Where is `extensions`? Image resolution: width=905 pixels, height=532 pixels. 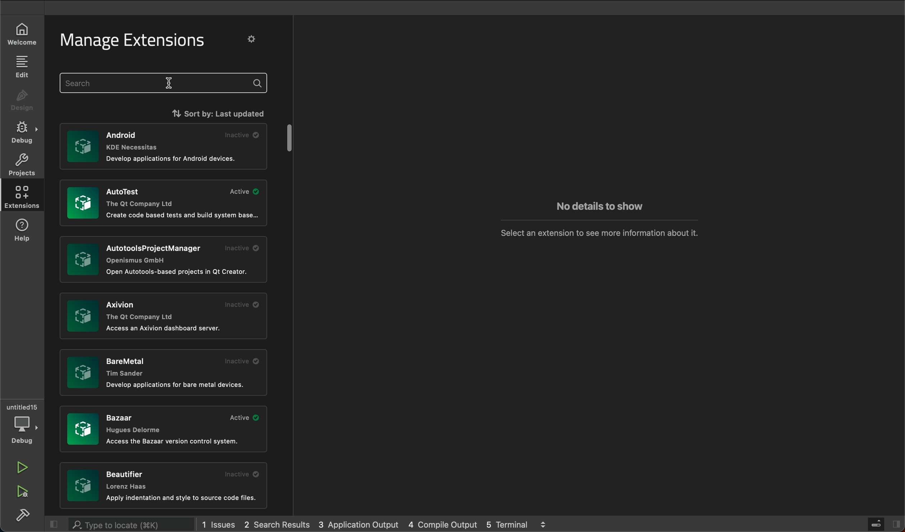
extensions is located at coordinates (20, 196).